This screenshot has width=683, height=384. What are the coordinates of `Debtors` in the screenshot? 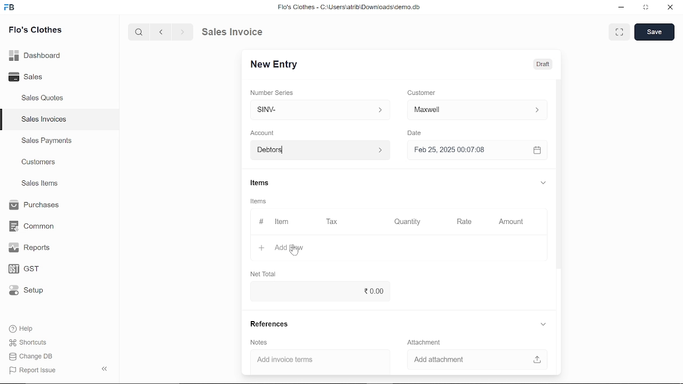 It's located at (318, 150).